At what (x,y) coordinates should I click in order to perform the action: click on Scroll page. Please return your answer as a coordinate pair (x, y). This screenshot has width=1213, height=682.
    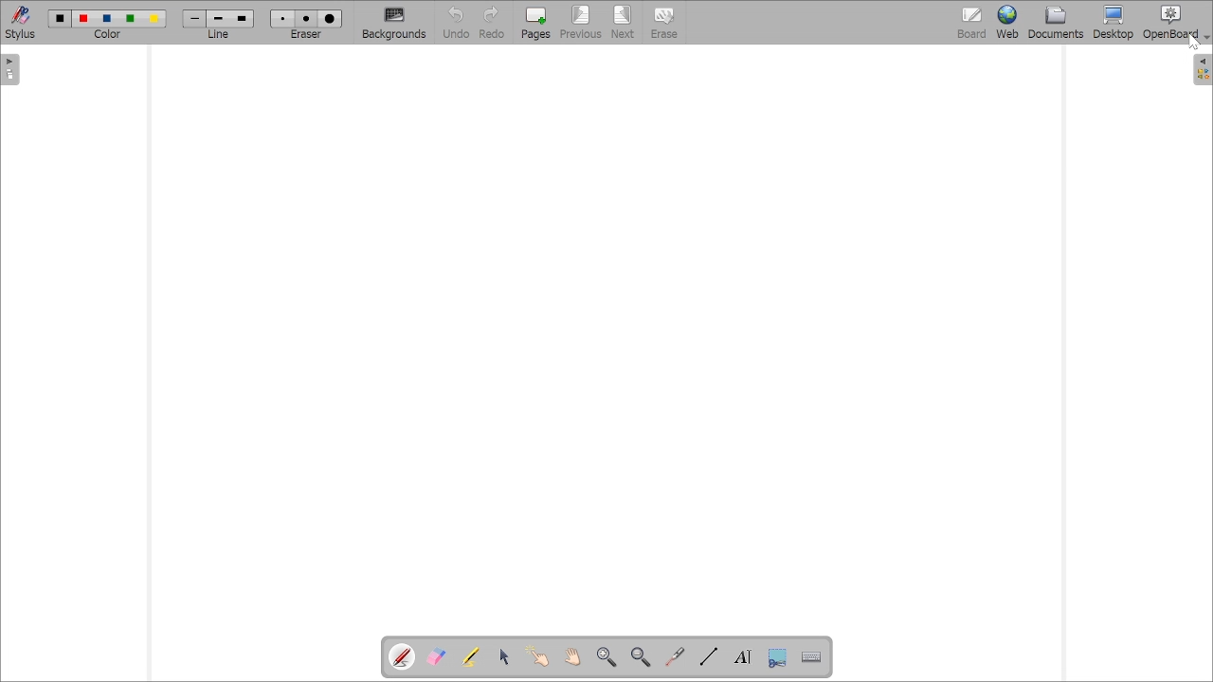
    Looking at the image, I should click on (571, 657).